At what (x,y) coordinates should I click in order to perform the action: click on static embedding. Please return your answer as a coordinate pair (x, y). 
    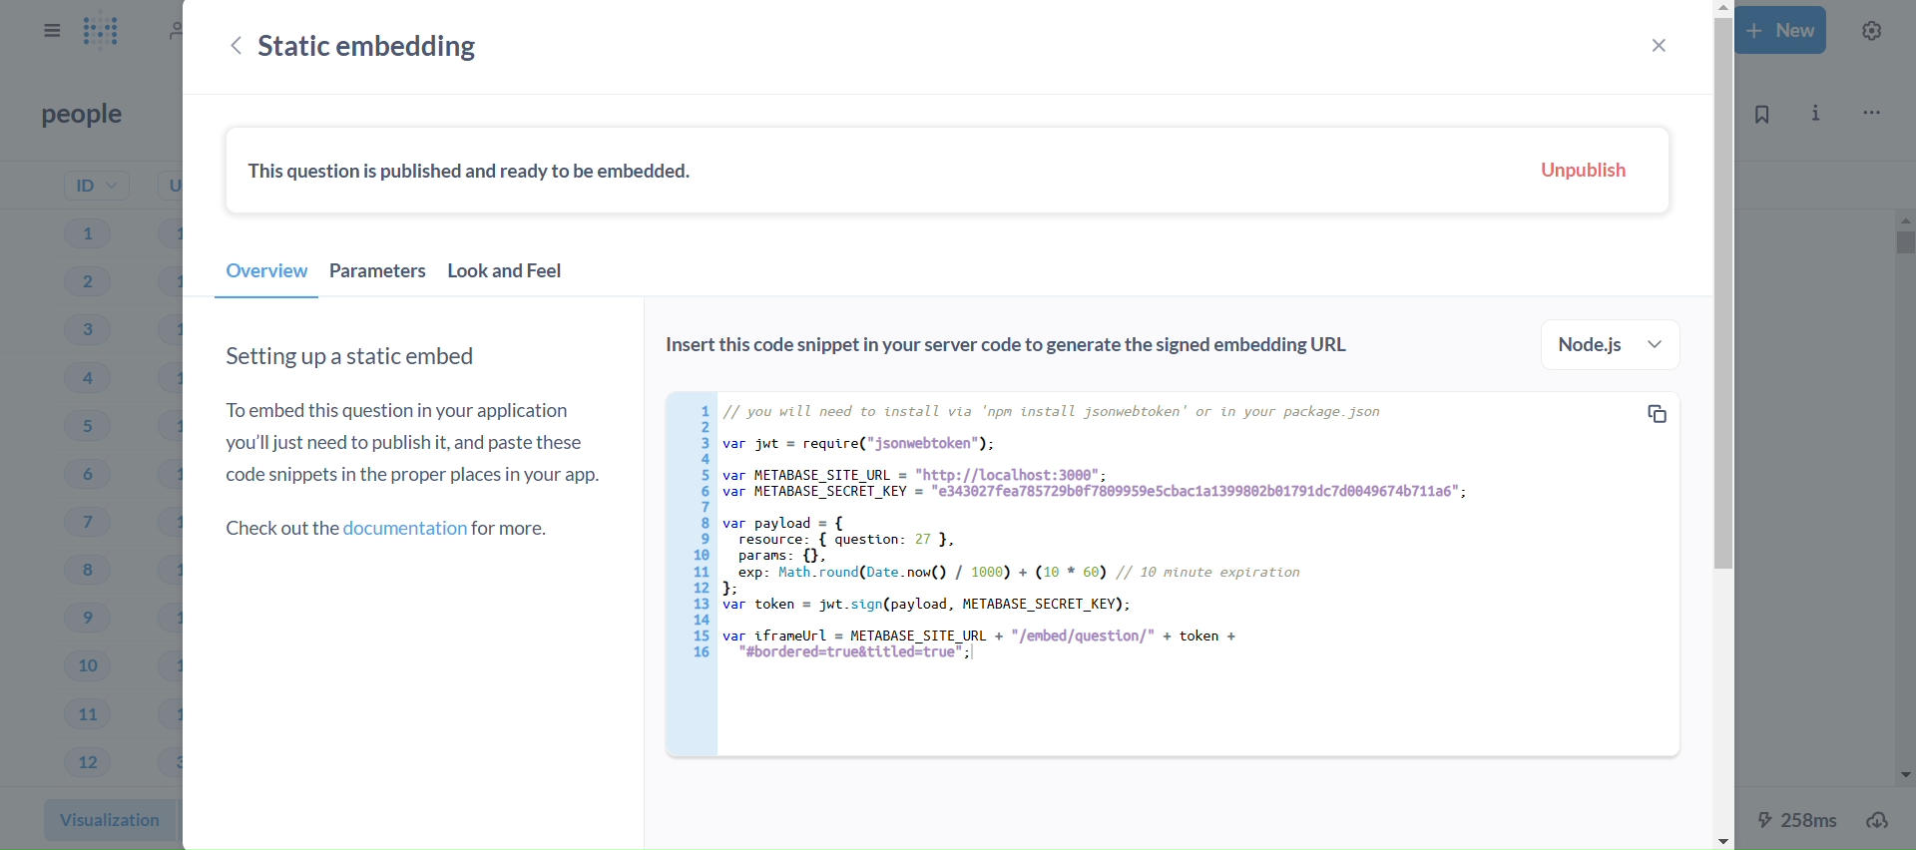
    Looking at the image, I should click on (402, 46).